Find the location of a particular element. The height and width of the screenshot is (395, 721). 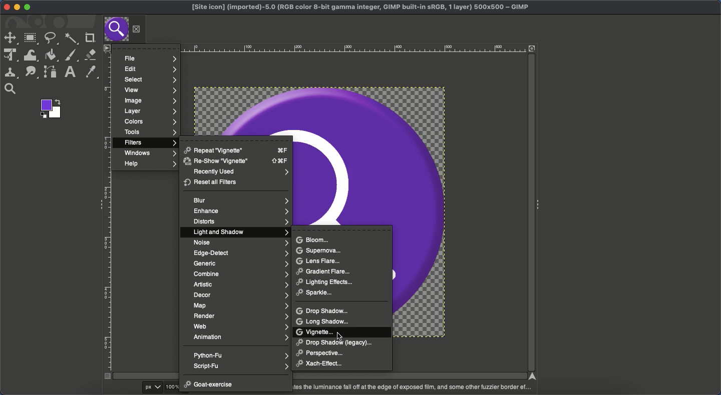

Blue is located at coordinates (241, 200).